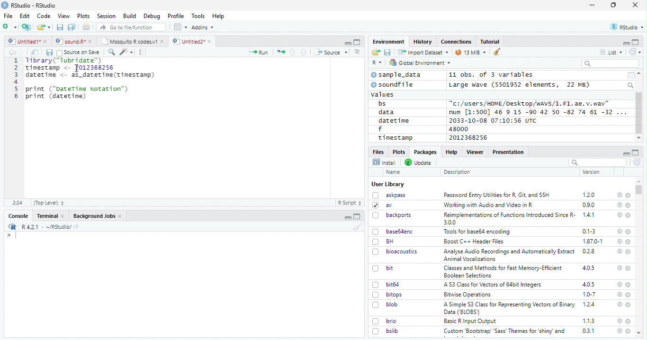  What do you see at coordinates (620, 321) in the screenshot?
I see `help` at bounding box center [620, 321].